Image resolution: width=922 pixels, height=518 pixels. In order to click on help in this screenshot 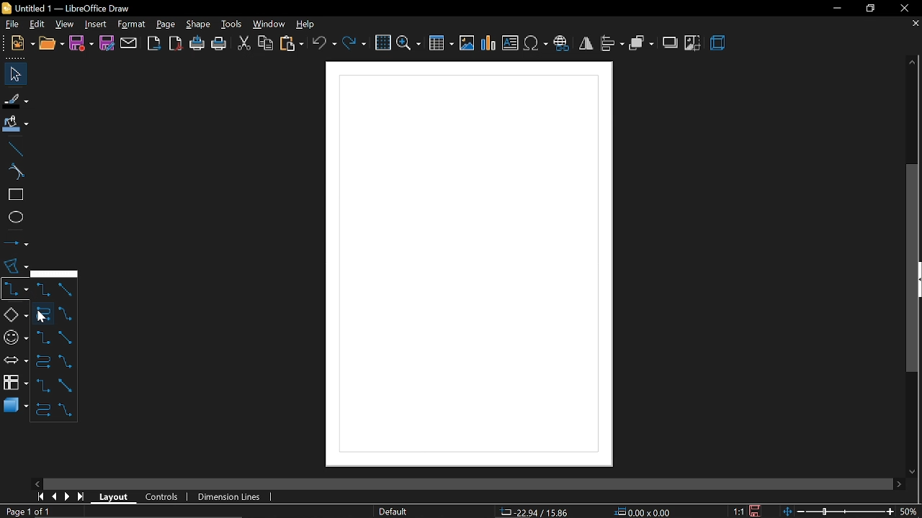, I will do `click(305, 24)`.